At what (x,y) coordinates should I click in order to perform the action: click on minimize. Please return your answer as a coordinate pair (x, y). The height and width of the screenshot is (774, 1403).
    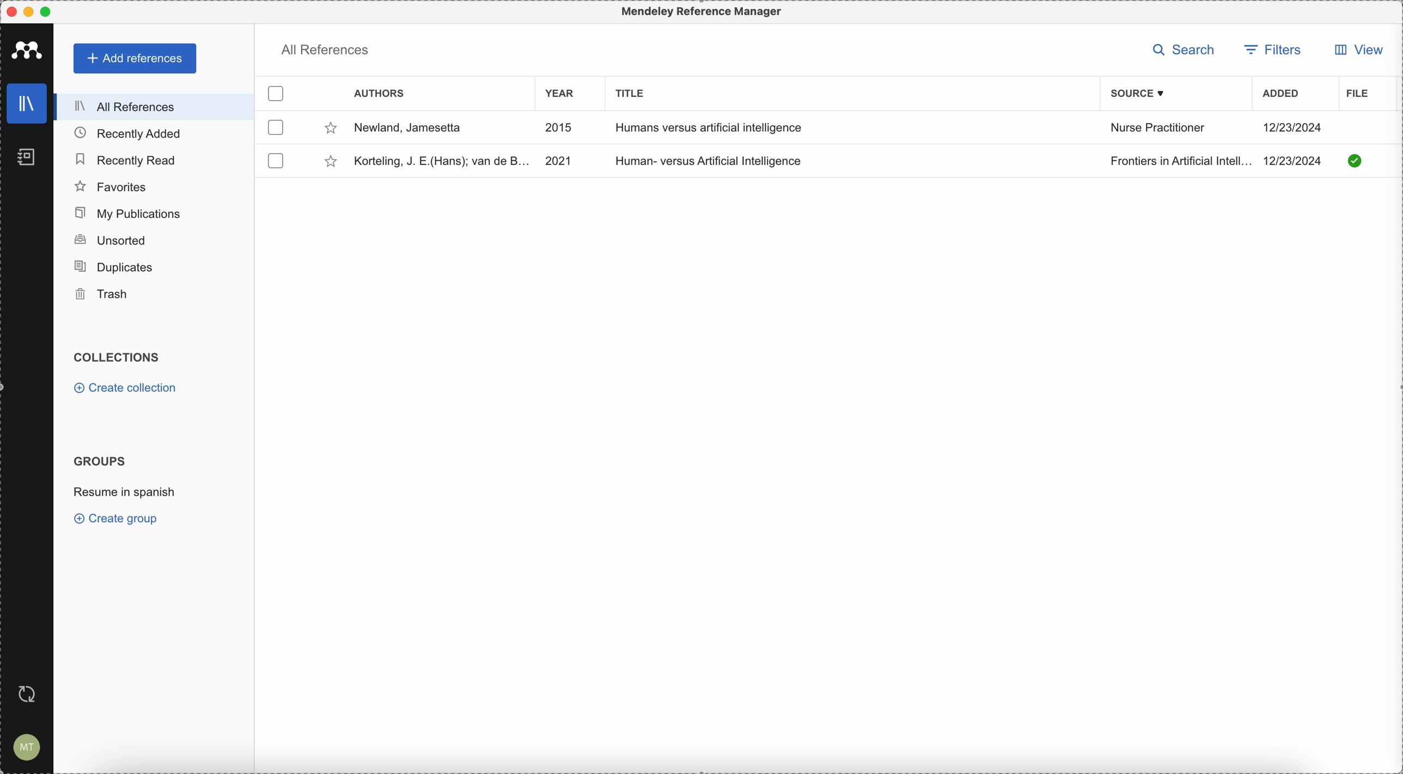
    Looking at the image, I should click on (31, 11).